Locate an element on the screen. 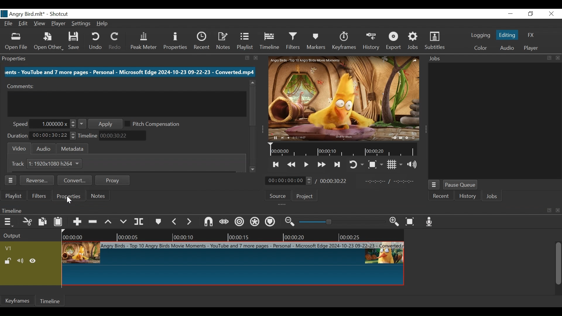 The height and width of the screenshot is (316, 562). Cut is located at coordinates (28, 222).